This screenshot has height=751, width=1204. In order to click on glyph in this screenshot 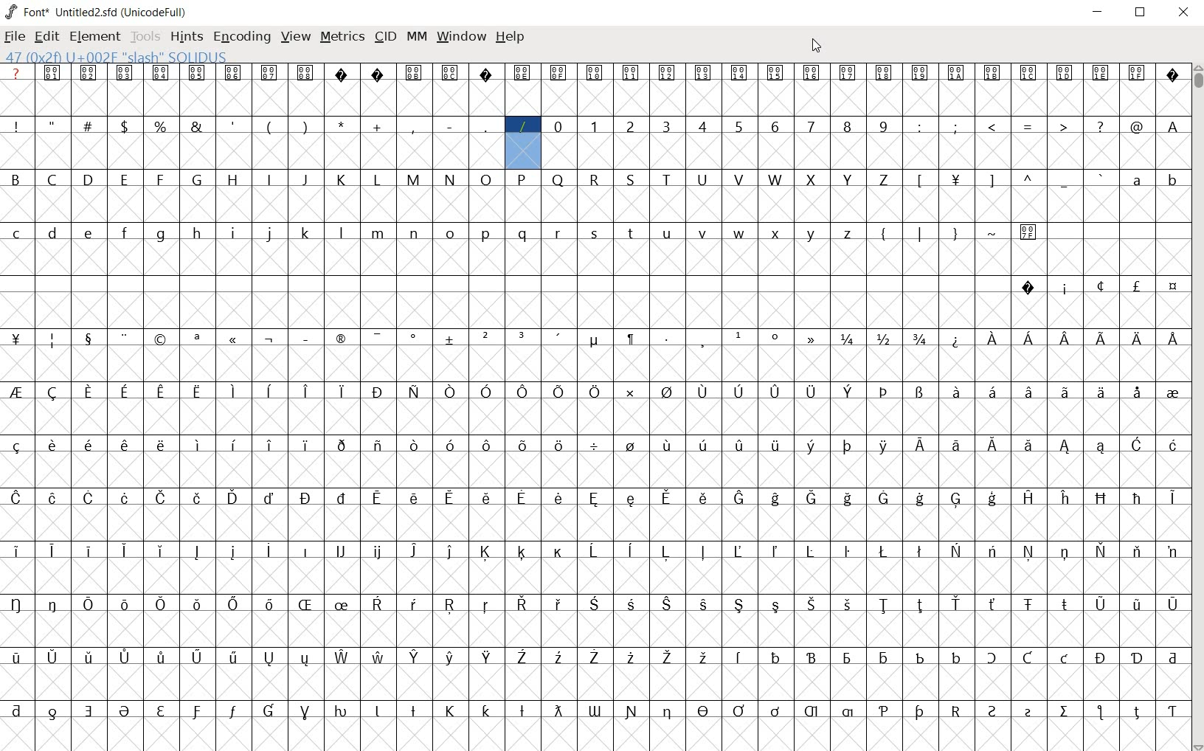, I will do `click(88, 125)`.